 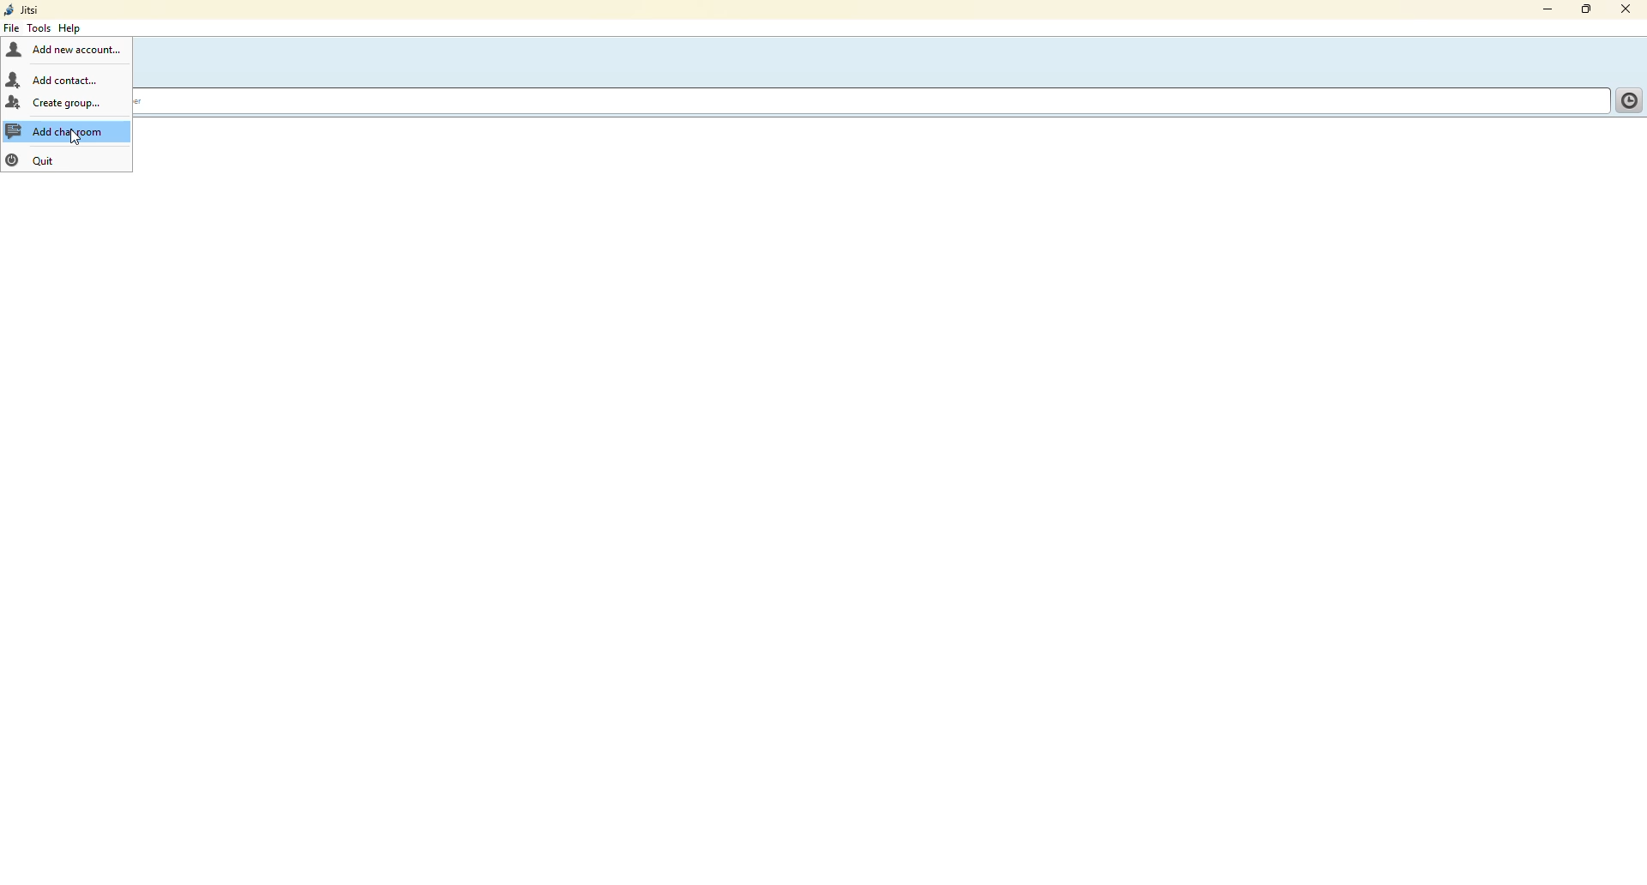 What do you see at coordinates (1626, 99) in the screenshot?
I see `History` at bounding box center [1626, 99].